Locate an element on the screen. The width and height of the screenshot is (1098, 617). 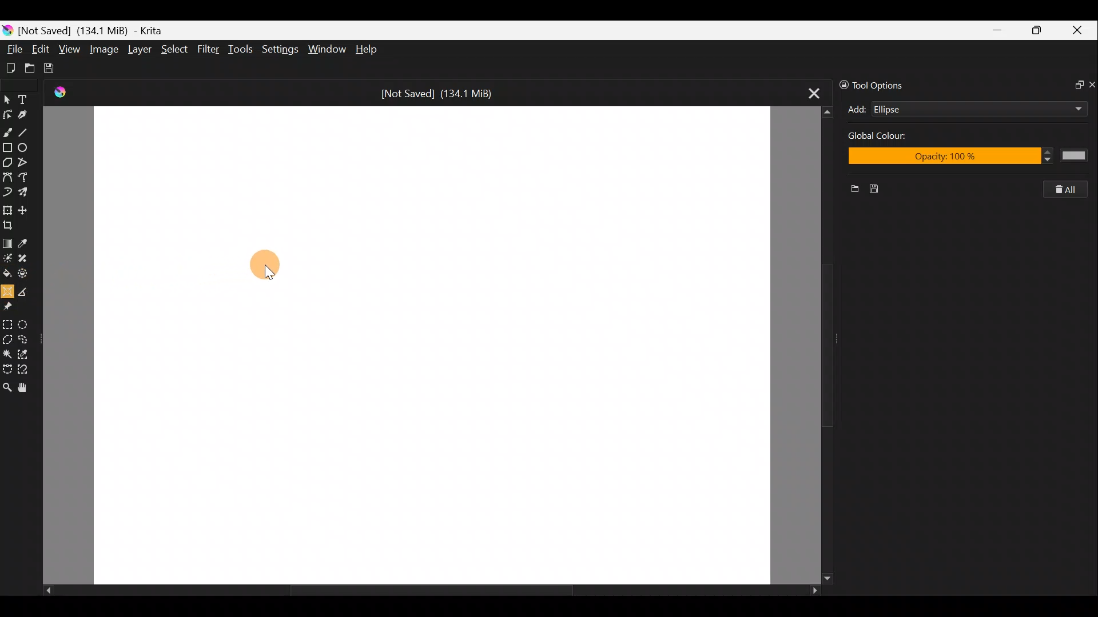
Cursor on canvas is located at coordinates (268, 263).